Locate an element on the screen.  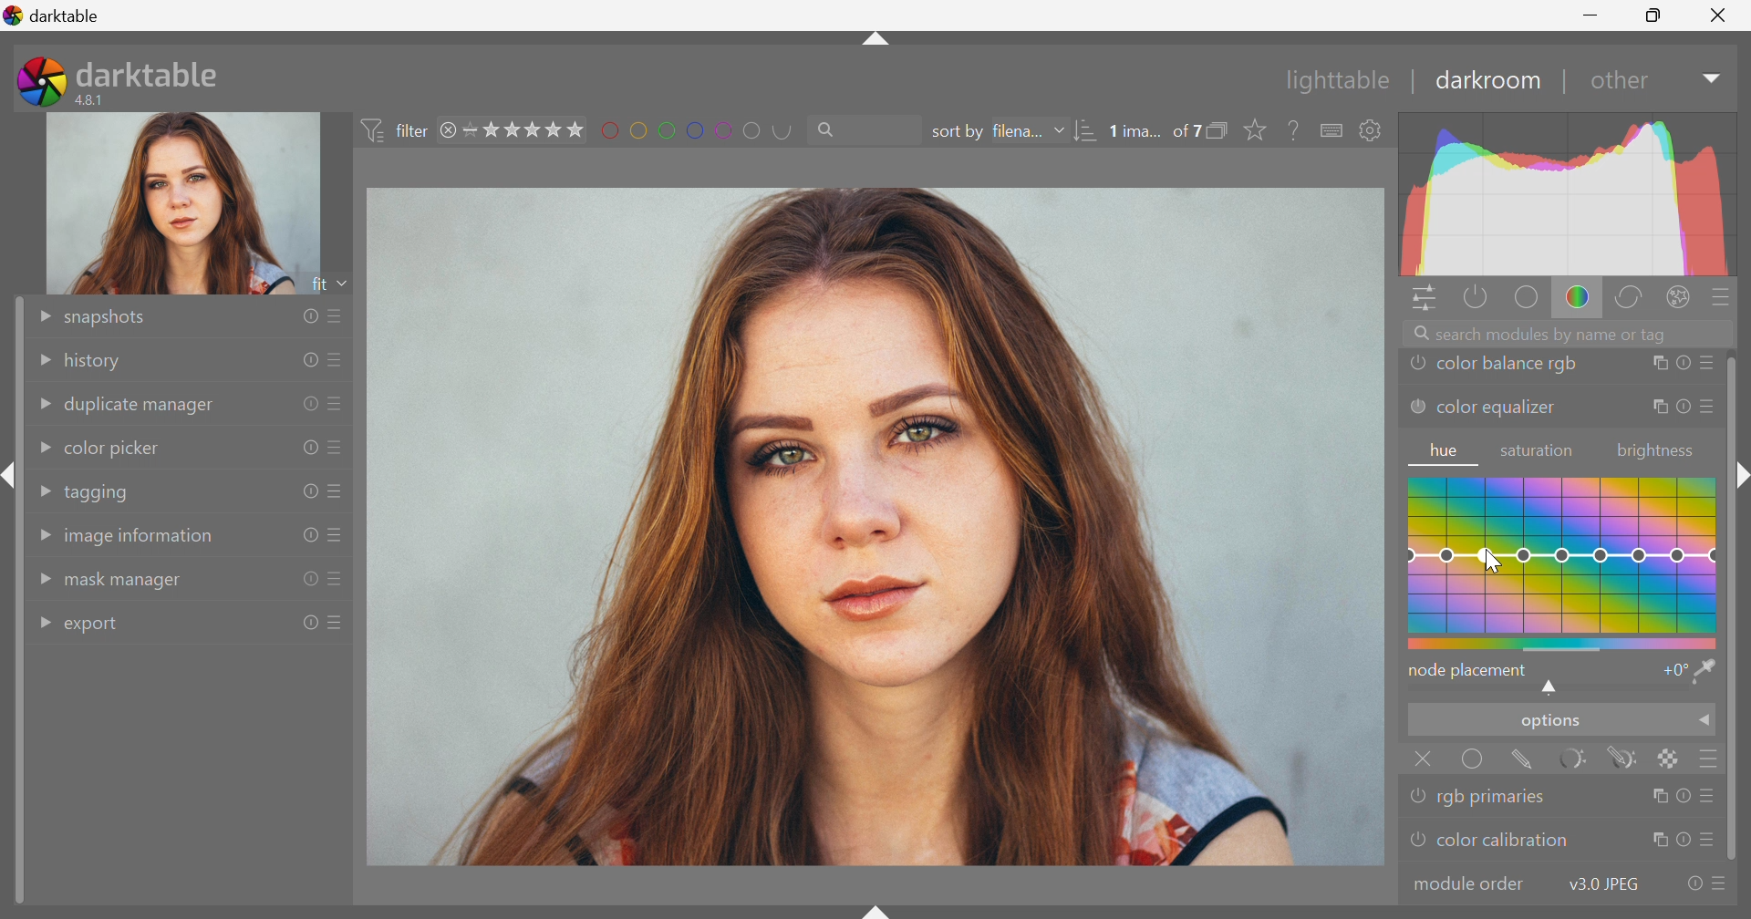
reset is located at coordinates (1683, 365).